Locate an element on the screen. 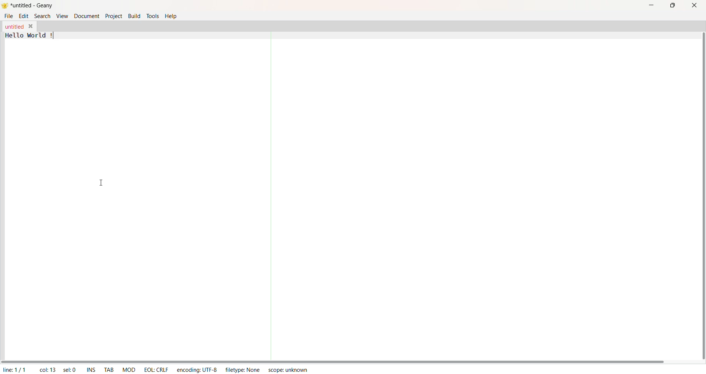 The height and width of the screenshot is (374, 706). EOL: CRLF is located at coordinates (157, 369).